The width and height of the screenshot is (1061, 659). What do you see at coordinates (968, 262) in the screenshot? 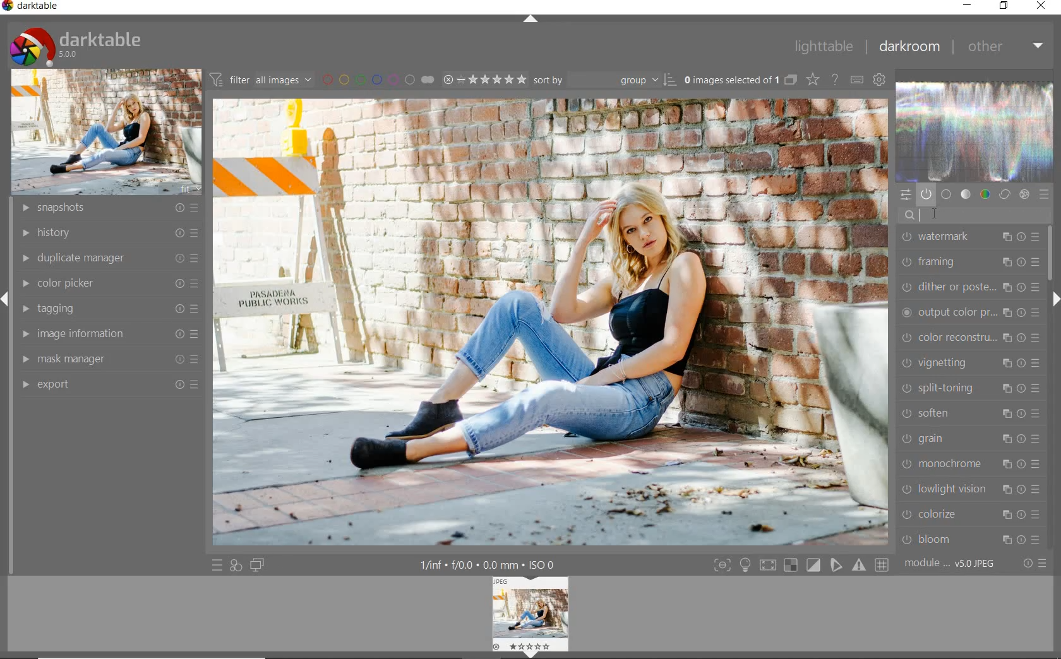
I see `framing` at bounding box center [968, 262].